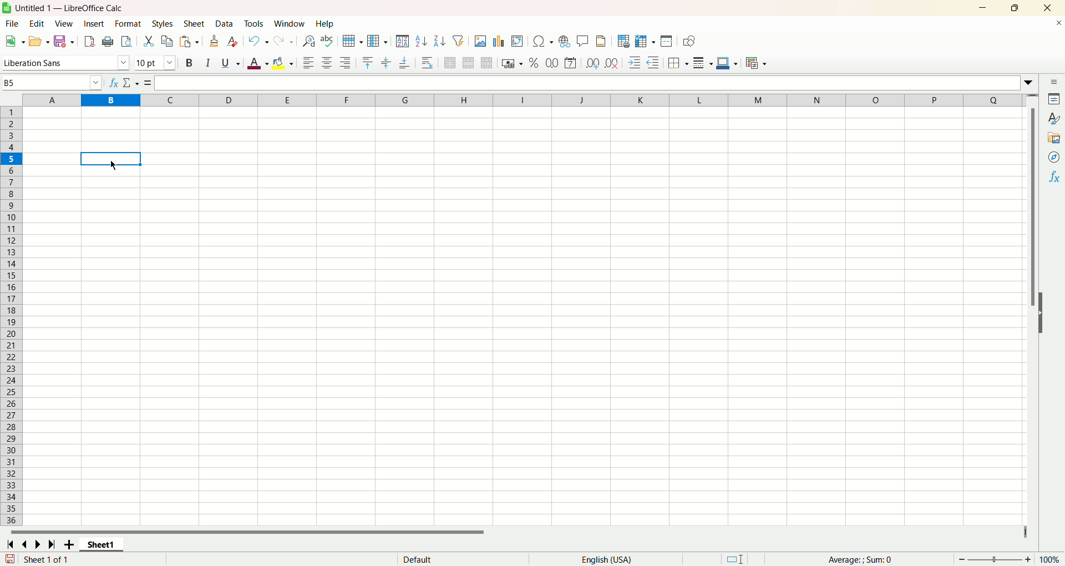 The width and height of the screenshot is (1065, 566). What do you see at coordinates (90, 41) in the screenshot?
I see `export directly as PDF` at bounding box center [90, 41].